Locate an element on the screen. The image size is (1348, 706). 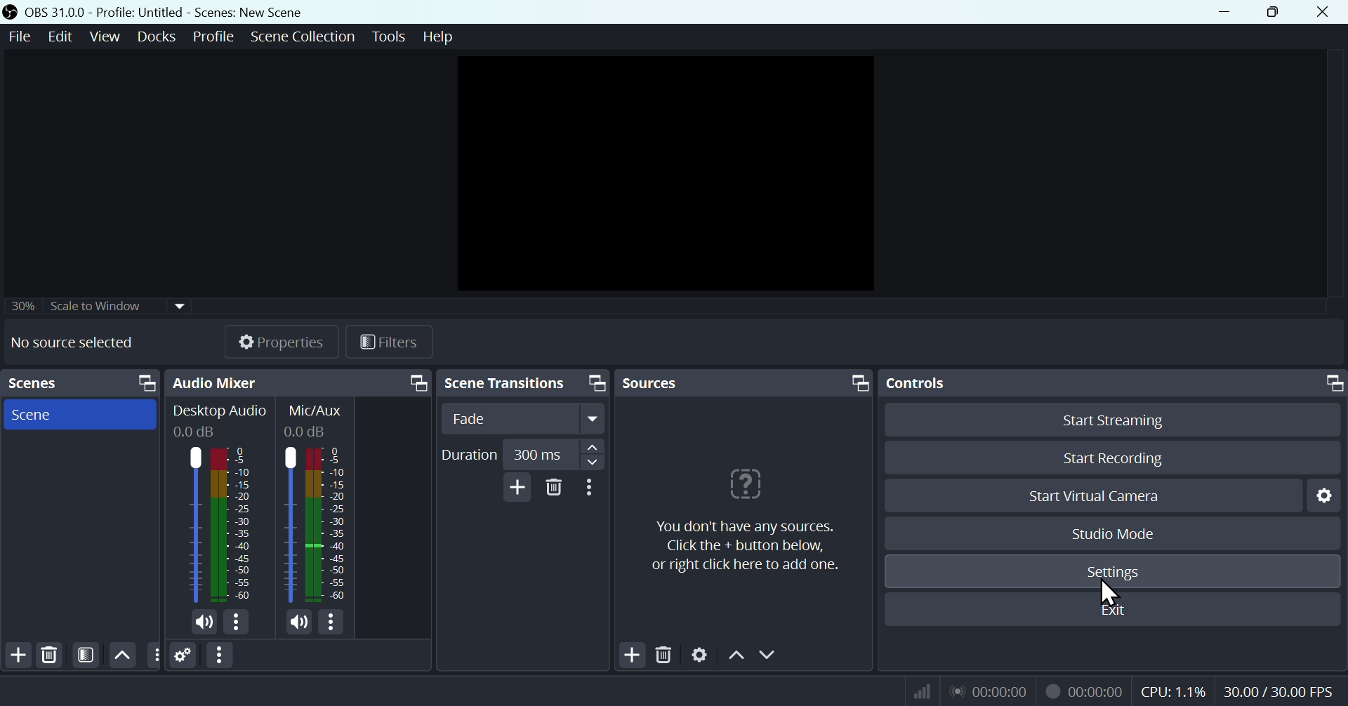
Docks is located at coordinates (159, 35).